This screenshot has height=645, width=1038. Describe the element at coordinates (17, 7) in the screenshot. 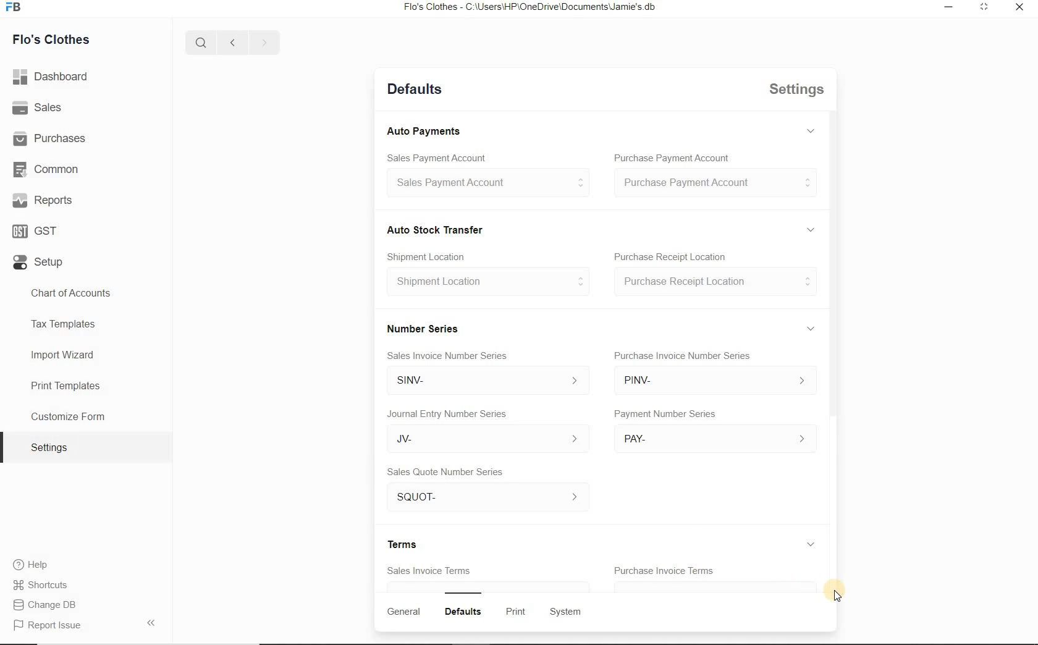

I see `FB logo` at that location.